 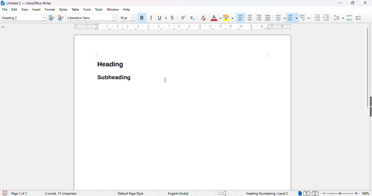 What do you see at coordinates (340, 193) in the screenshot?
I see `zoom in or zoom out` at bounding box center [340, 193].